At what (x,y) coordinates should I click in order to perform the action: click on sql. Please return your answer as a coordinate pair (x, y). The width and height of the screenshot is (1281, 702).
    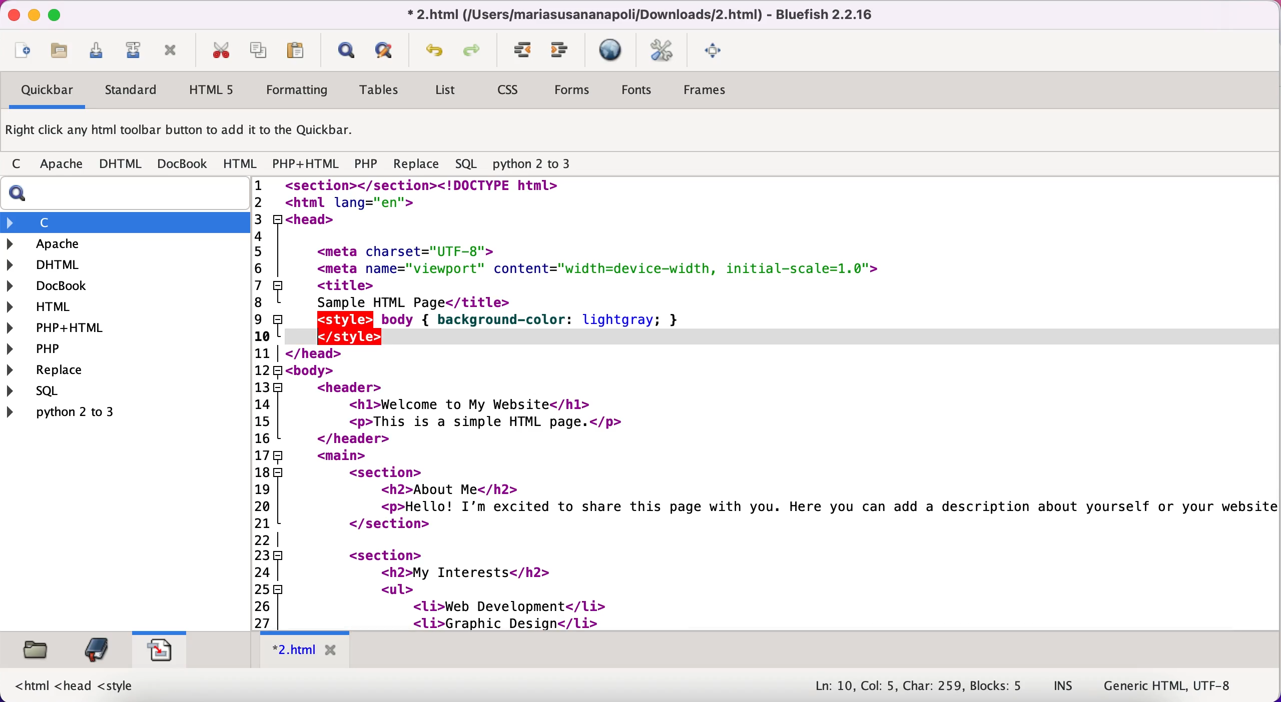
    Looking at the image, I should click on (79, 390).